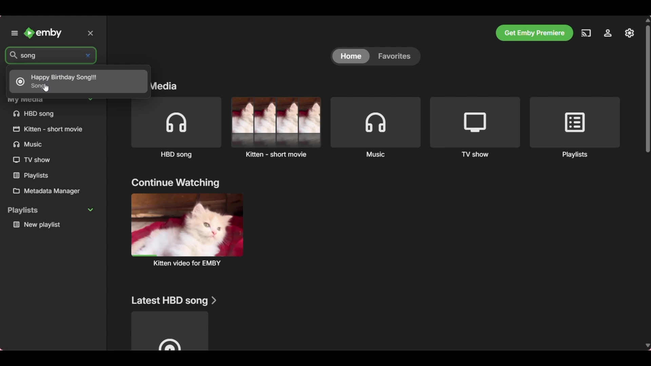  Describe the element at coordinates (14, 33) in the screenshot. I see `Unpin left panel` at that location.